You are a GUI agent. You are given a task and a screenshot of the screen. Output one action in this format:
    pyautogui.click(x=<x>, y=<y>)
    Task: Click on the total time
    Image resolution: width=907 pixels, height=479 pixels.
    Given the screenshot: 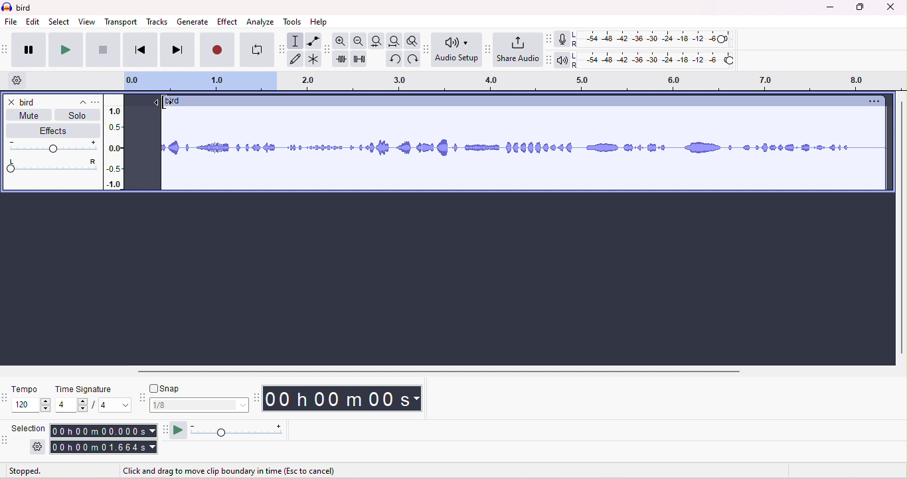 What is the action you would take?
    pyautogui.click(x=104, y=448)
    